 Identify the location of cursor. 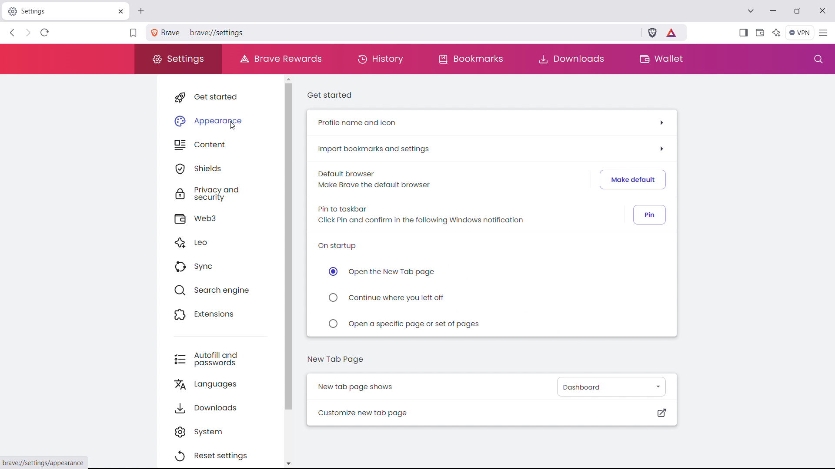
(233, 126).